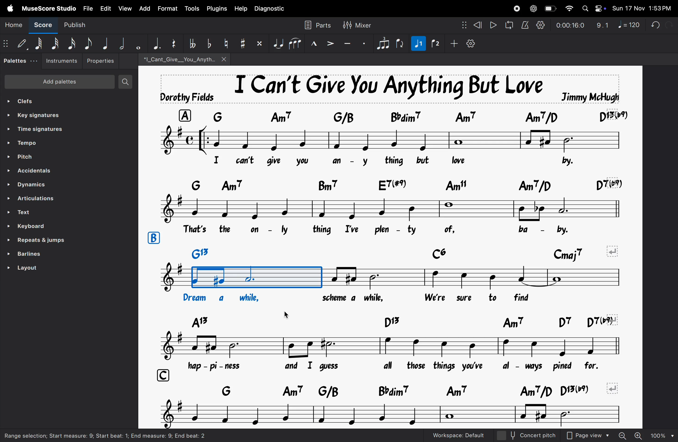 The width and height of the screenshot is (678, 442). Describe the element at coordinates (380, 162) in the screenshot. I see `lyrics` at that location.